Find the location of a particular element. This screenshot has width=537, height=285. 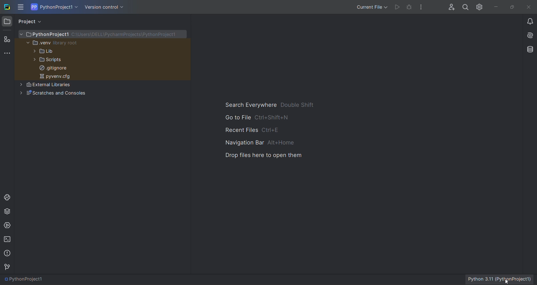

terminal is located at coordinates (7, 240).